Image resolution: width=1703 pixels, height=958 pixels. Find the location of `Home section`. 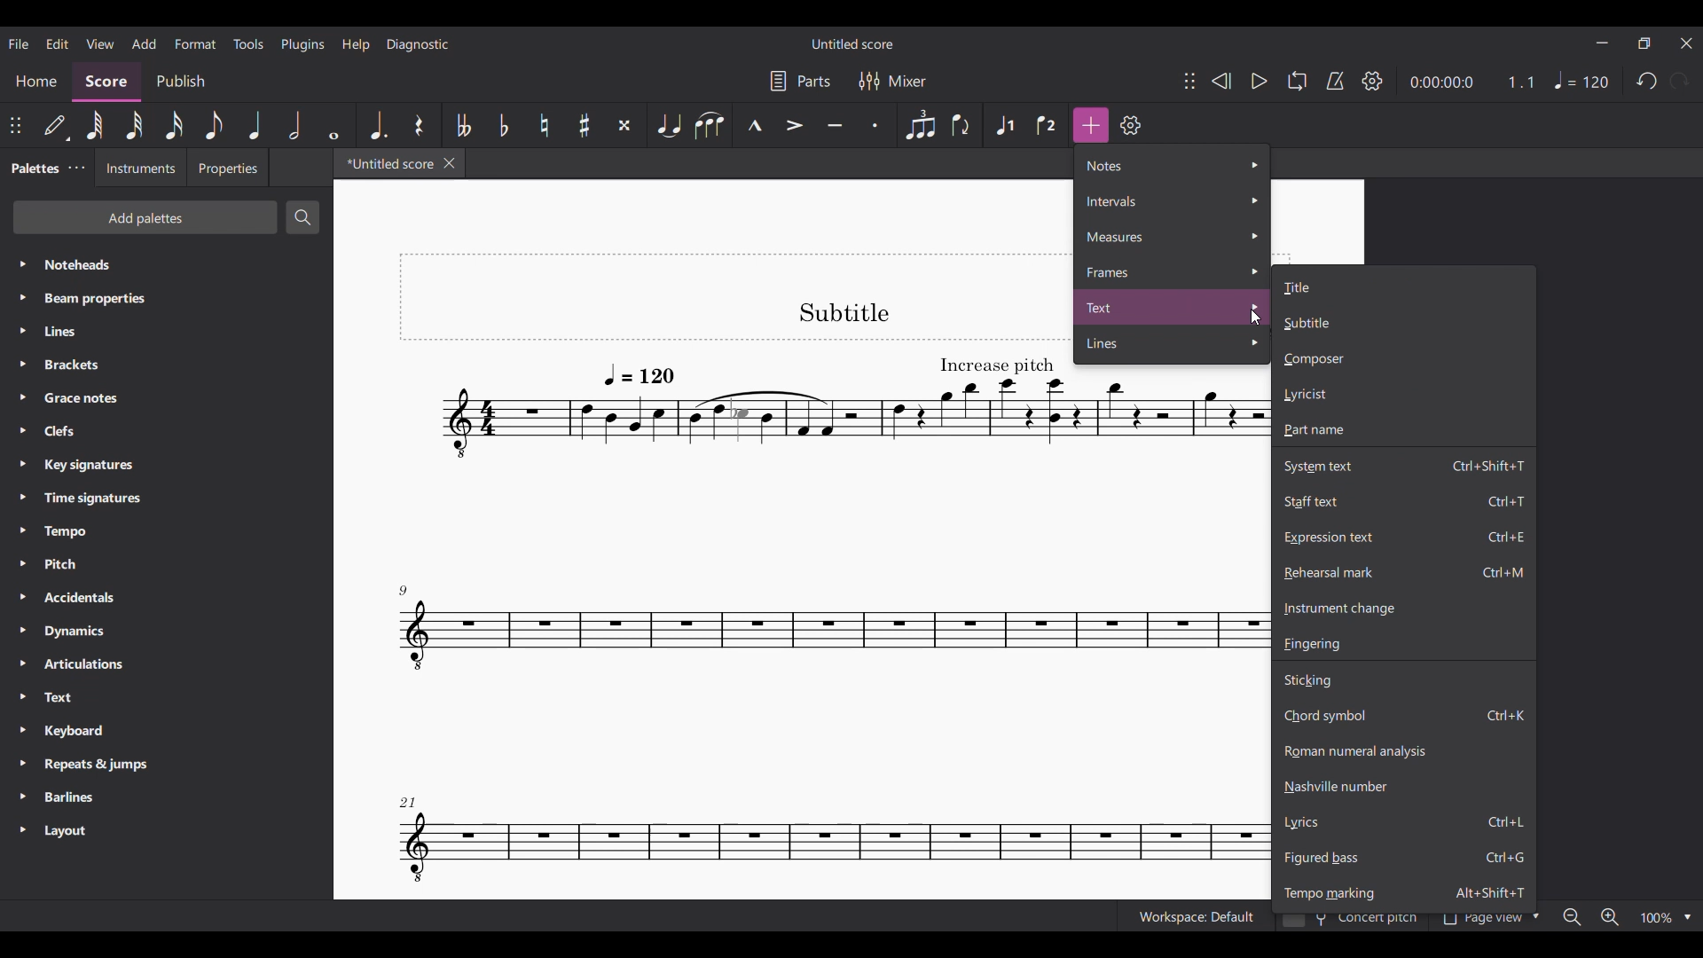

Home section is located at coordinates (36, 82).